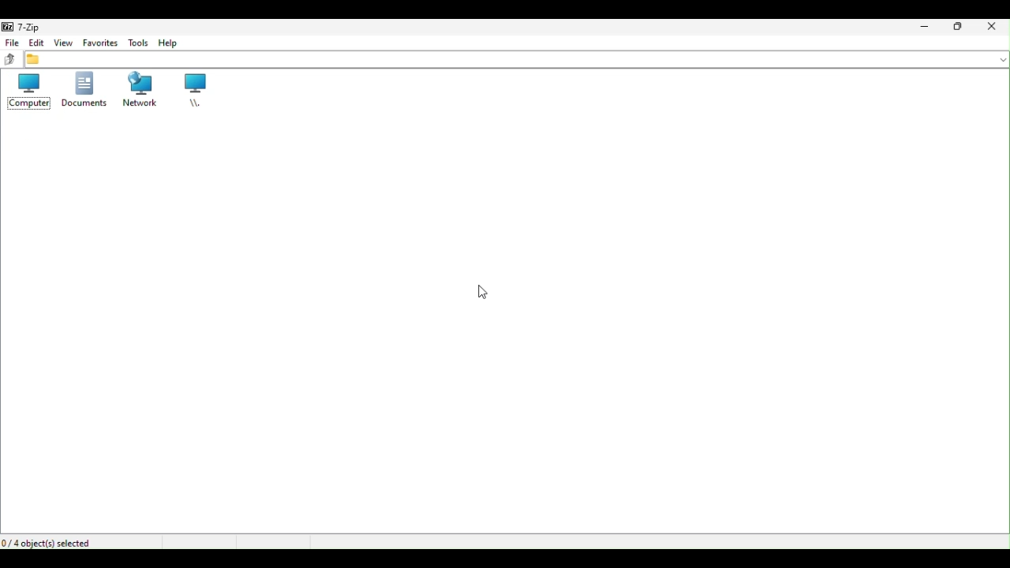 The image size is (1010, 568). Describe the element at coordinates (138, 44) in the screenshot. I see `Tools` at that location.